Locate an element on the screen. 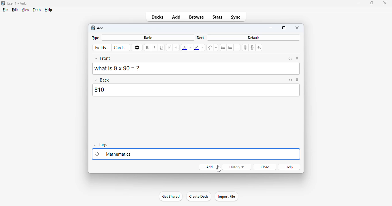 The width and height of the screenshot is (392, 206). decks is located at coordinates (157, 17).